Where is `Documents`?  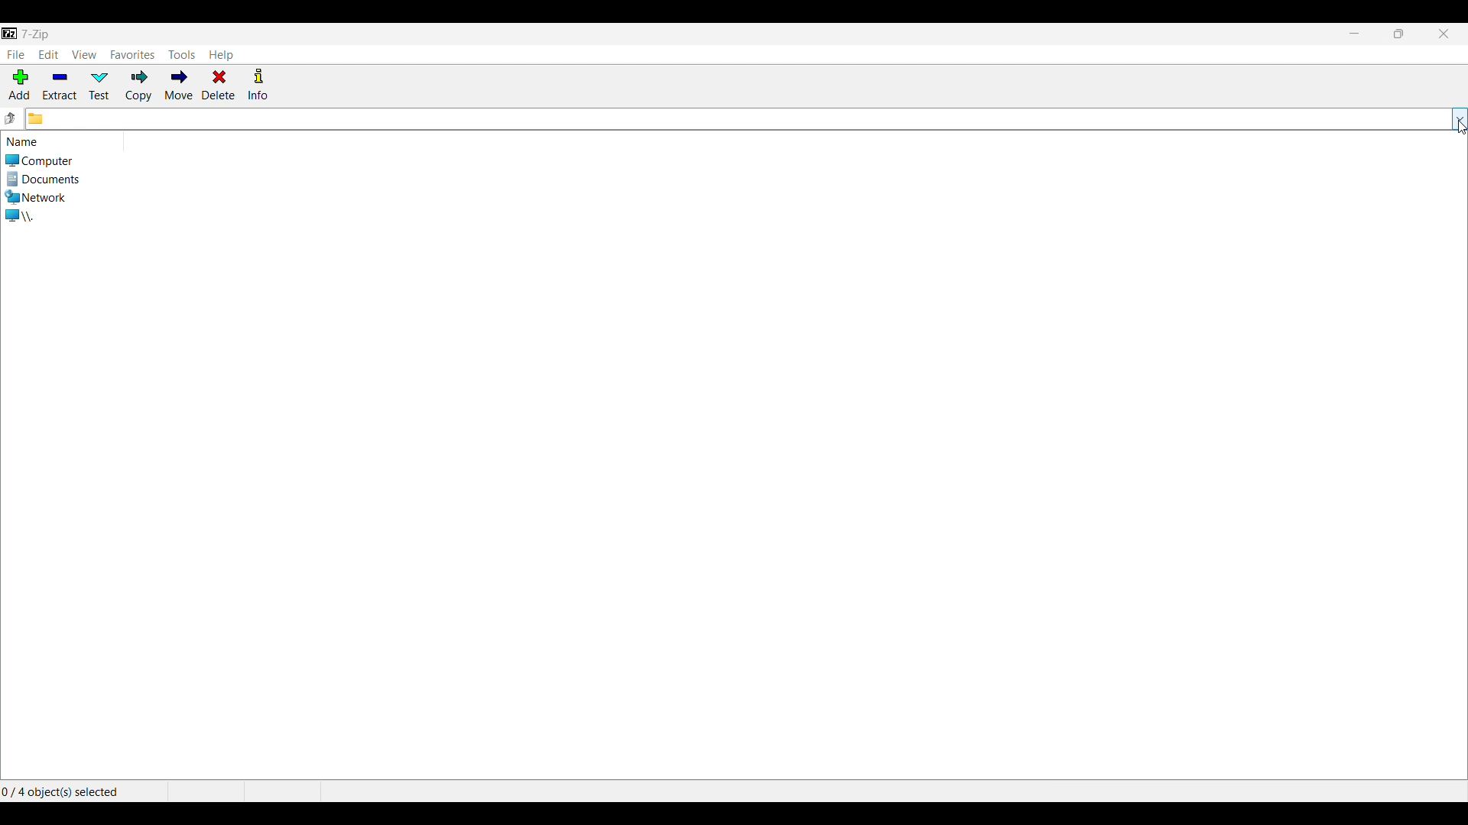
Documents is located at coordinates (44, 179).